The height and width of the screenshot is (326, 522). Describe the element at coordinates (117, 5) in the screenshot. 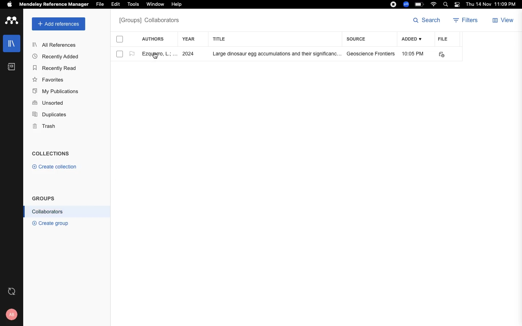

I see `Edit` at that location.